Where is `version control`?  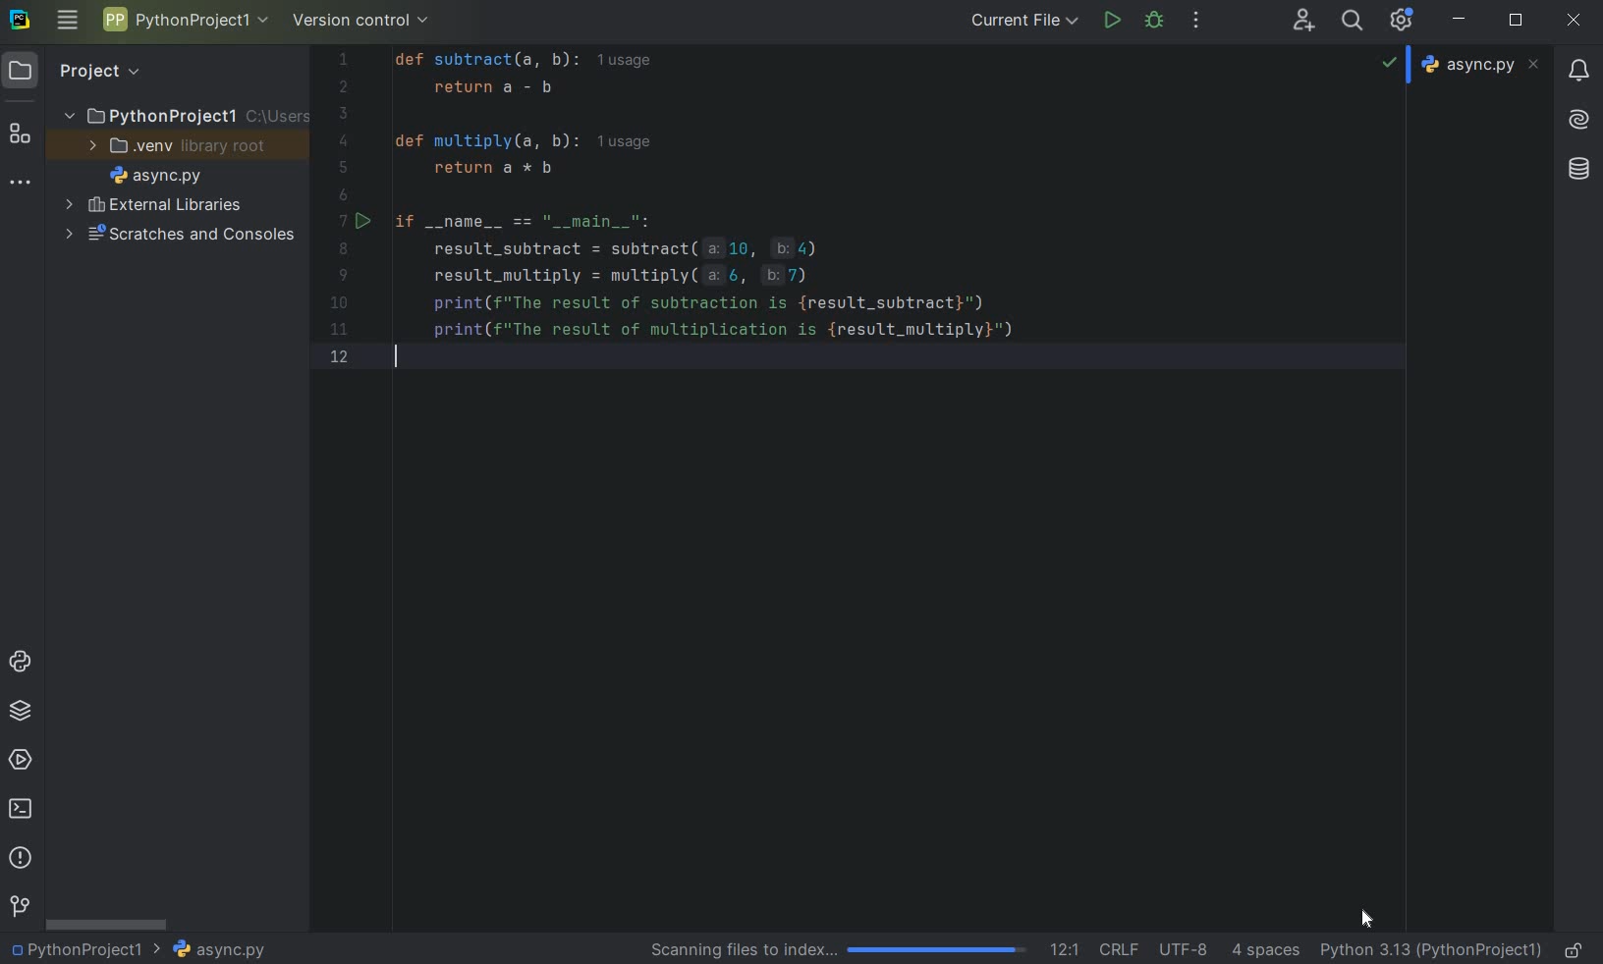 version control is located at coordinates (361, 21).